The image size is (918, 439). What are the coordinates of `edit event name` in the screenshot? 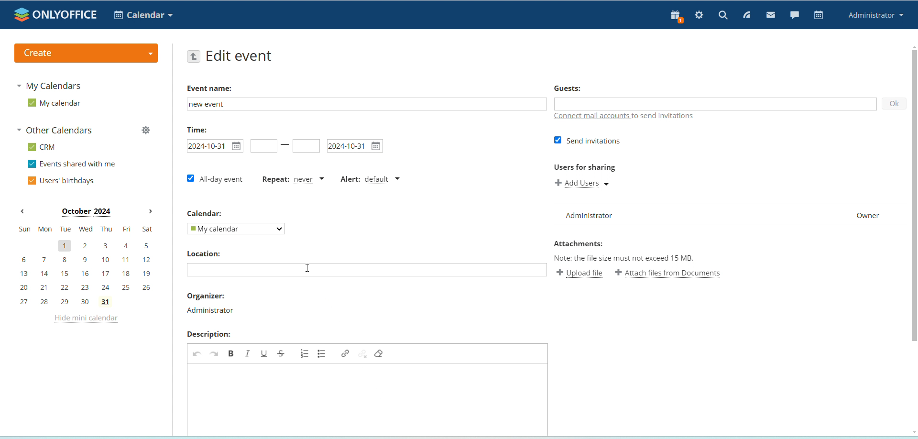 It's located at (365, 104).